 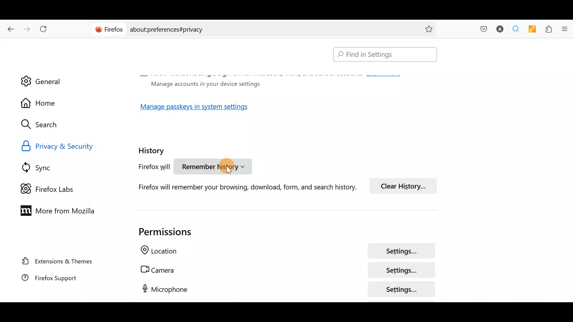 What do you see at coordinates (158, 232) in the screenshot?
I see `Permissions` at bounding box center [158, 232].